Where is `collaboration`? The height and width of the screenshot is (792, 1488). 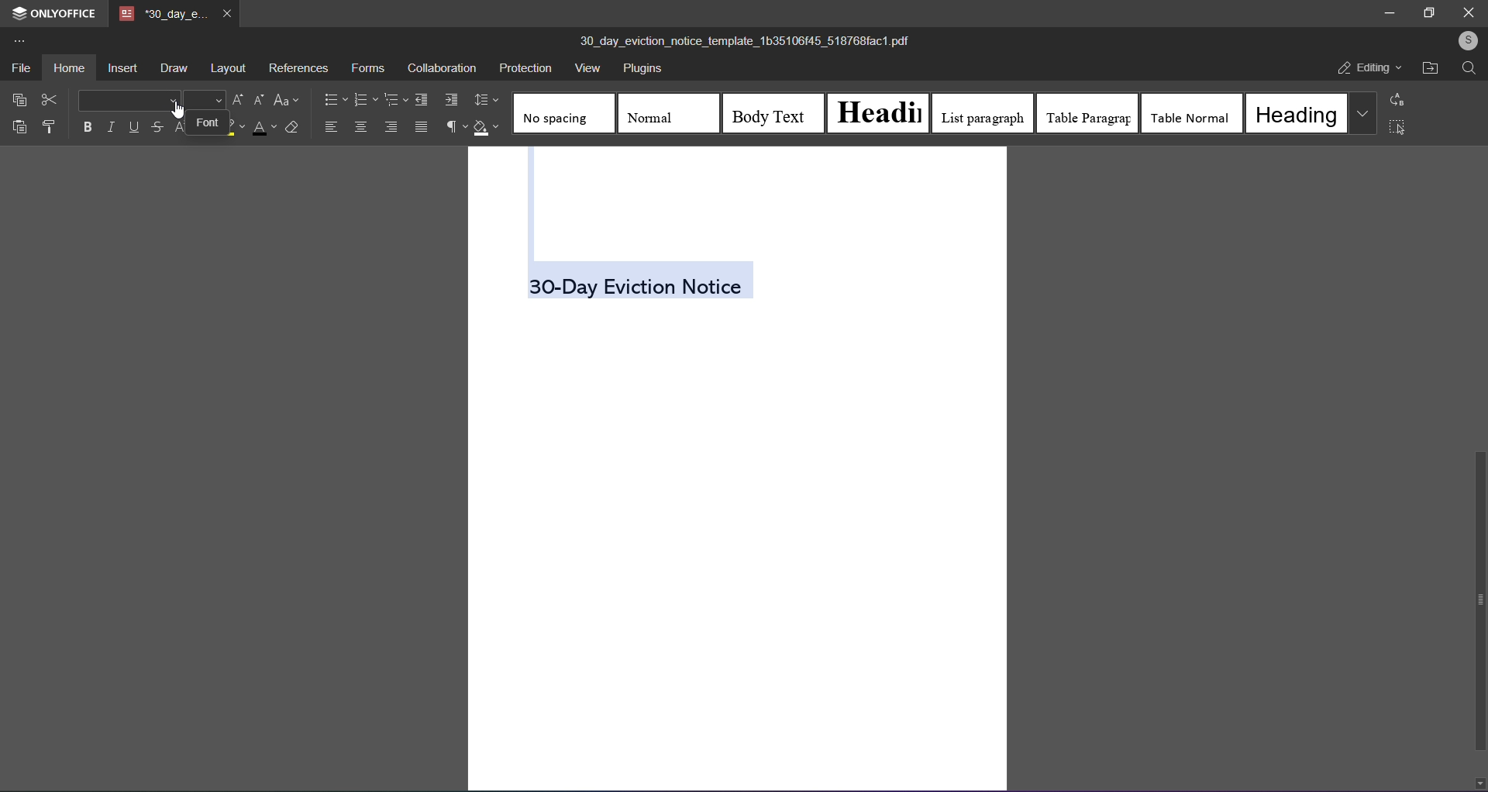 collaboration is located at coordinates (440, 68).